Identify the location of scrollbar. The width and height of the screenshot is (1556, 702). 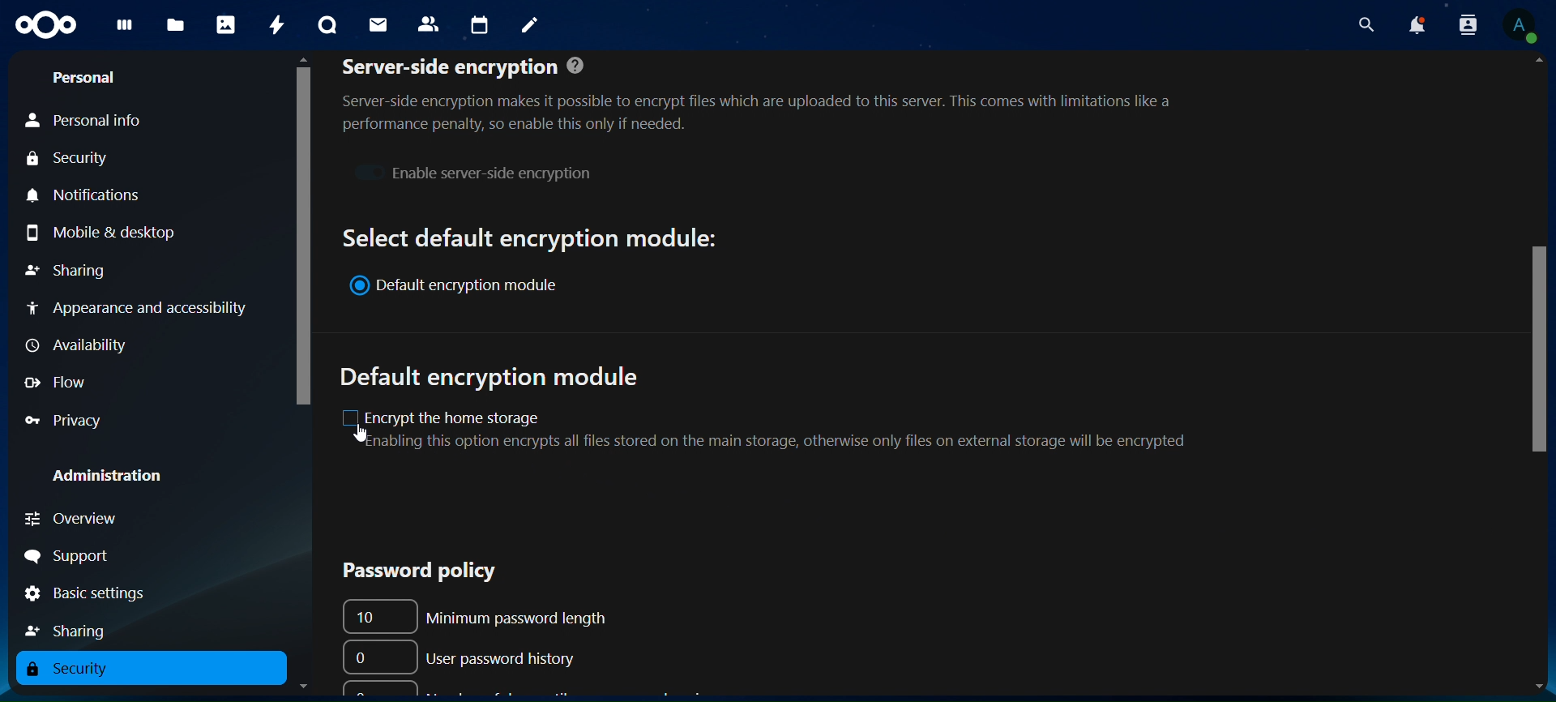
(1535, 354).